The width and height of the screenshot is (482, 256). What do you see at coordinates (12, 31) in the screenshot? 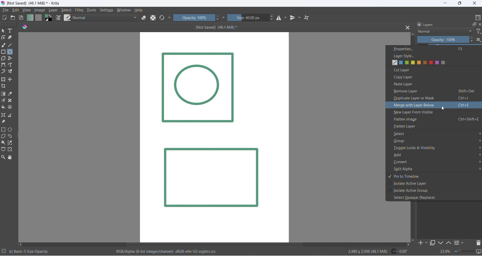
I see `text` at bounding box center [12, 31].